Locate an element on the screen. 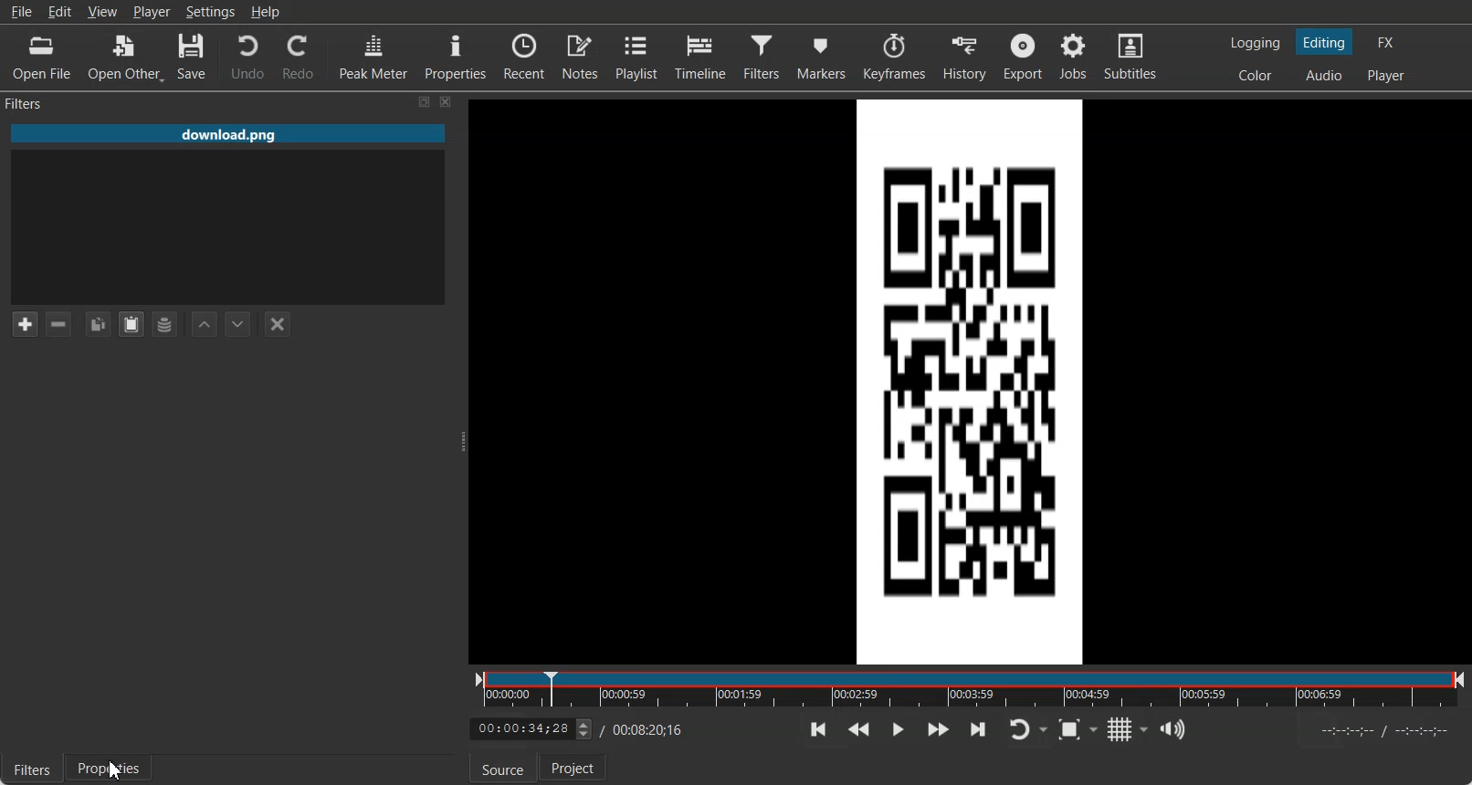 This screenshot has width=1472, height=785. Move filter down is located at coordinates (238, 323).